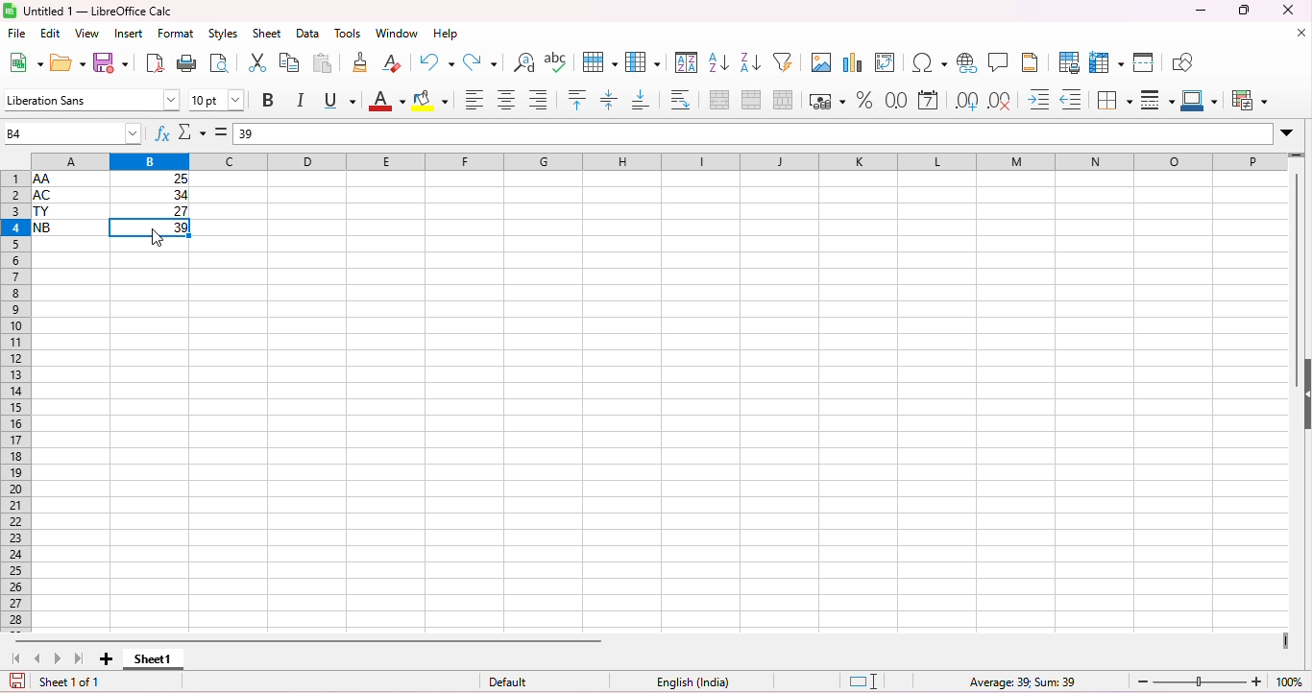 This screenshot has height=693, width=1312. What do you see at coordinates (676, 99) in the screenshot?
I see `wrap` at bounding box center [676, 99].